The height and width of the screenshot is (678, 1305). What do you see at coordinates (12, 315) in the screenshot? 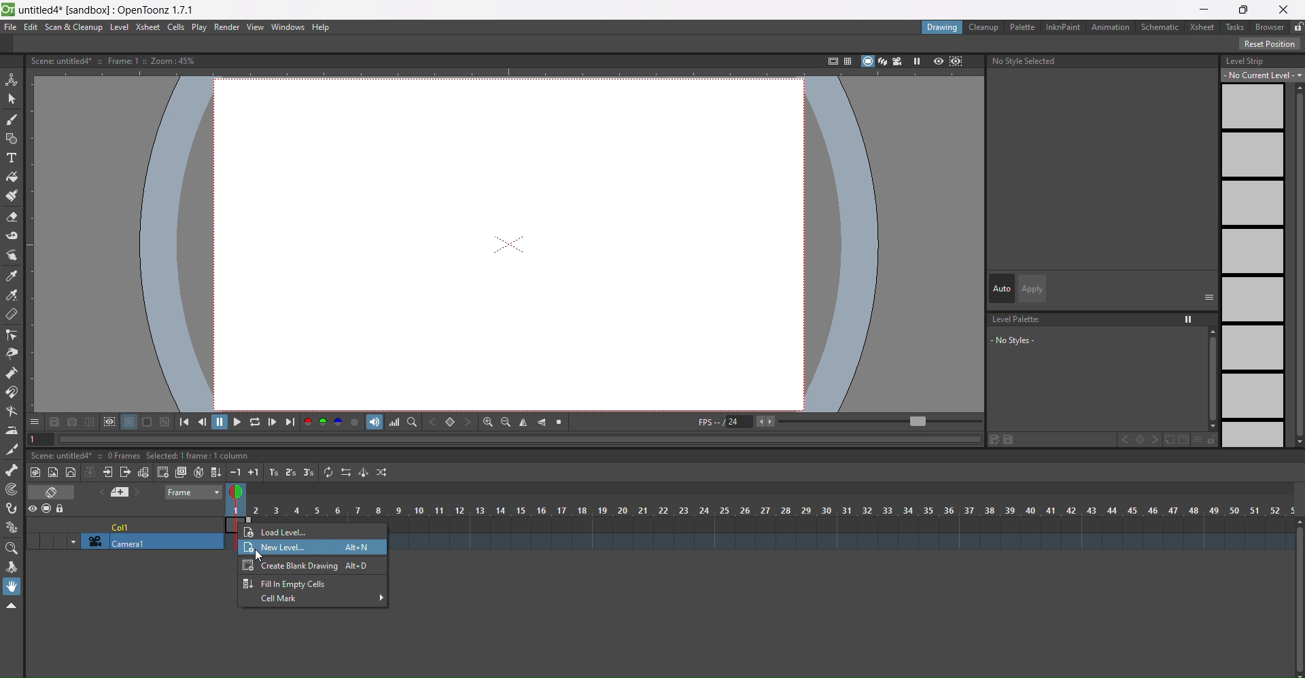
I see `ruler tool` at bounding box center [12, 315].